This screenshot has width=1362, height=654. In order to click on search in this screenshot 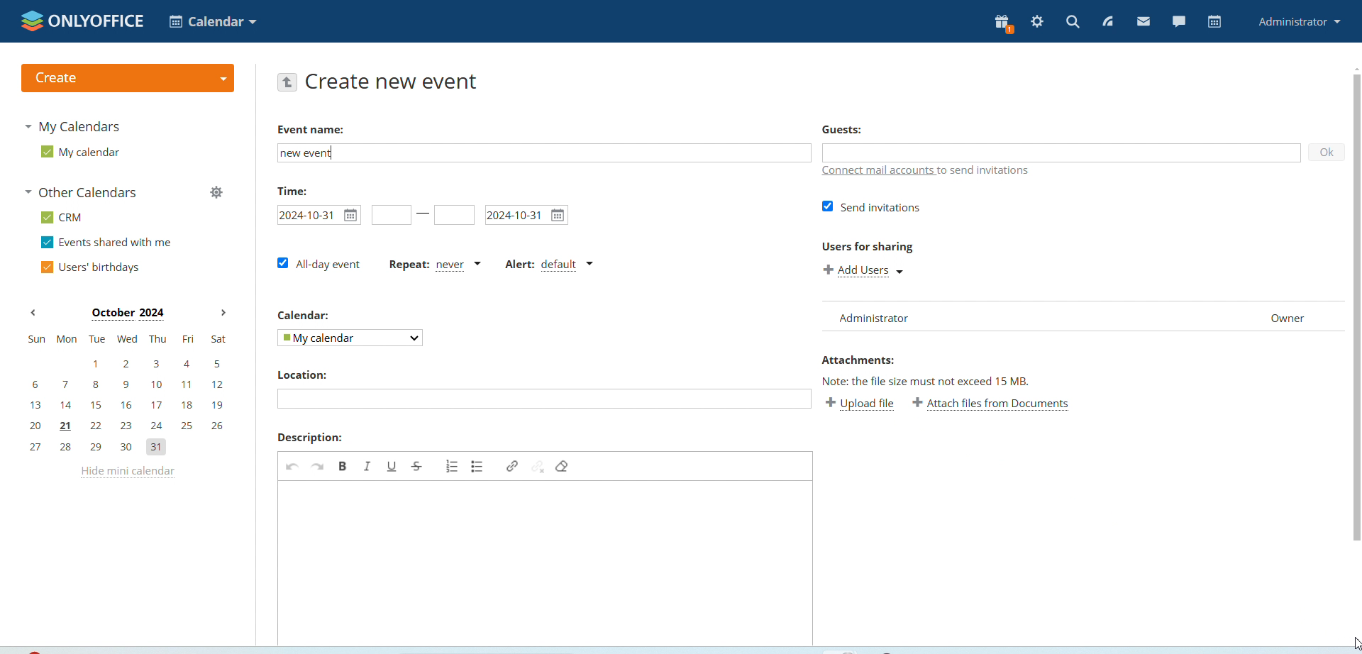, I will do `click(1073, 23)`.